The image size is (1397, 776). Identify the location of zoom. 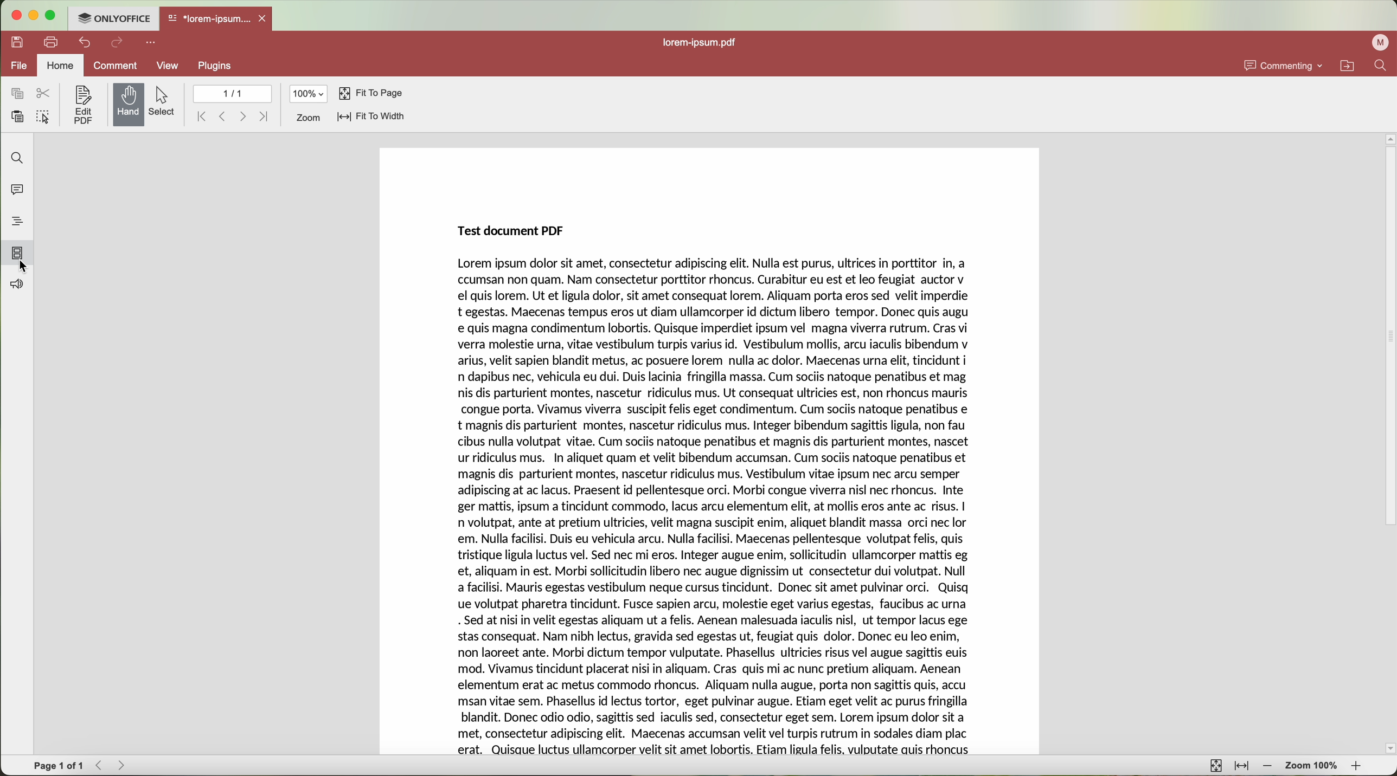
(309, 118).